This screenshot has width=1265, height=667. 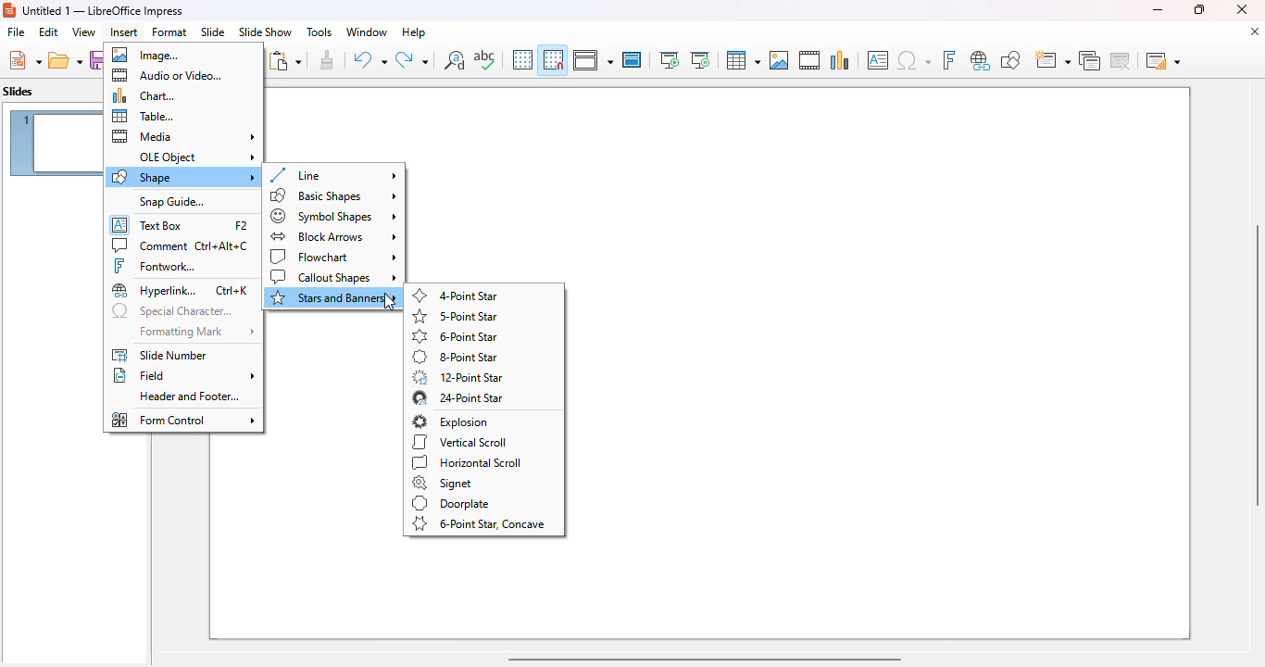 What do you see at coordinates (195, 333) in the screenshot?
I see `formatting mark` at bounding box center [195, 333].